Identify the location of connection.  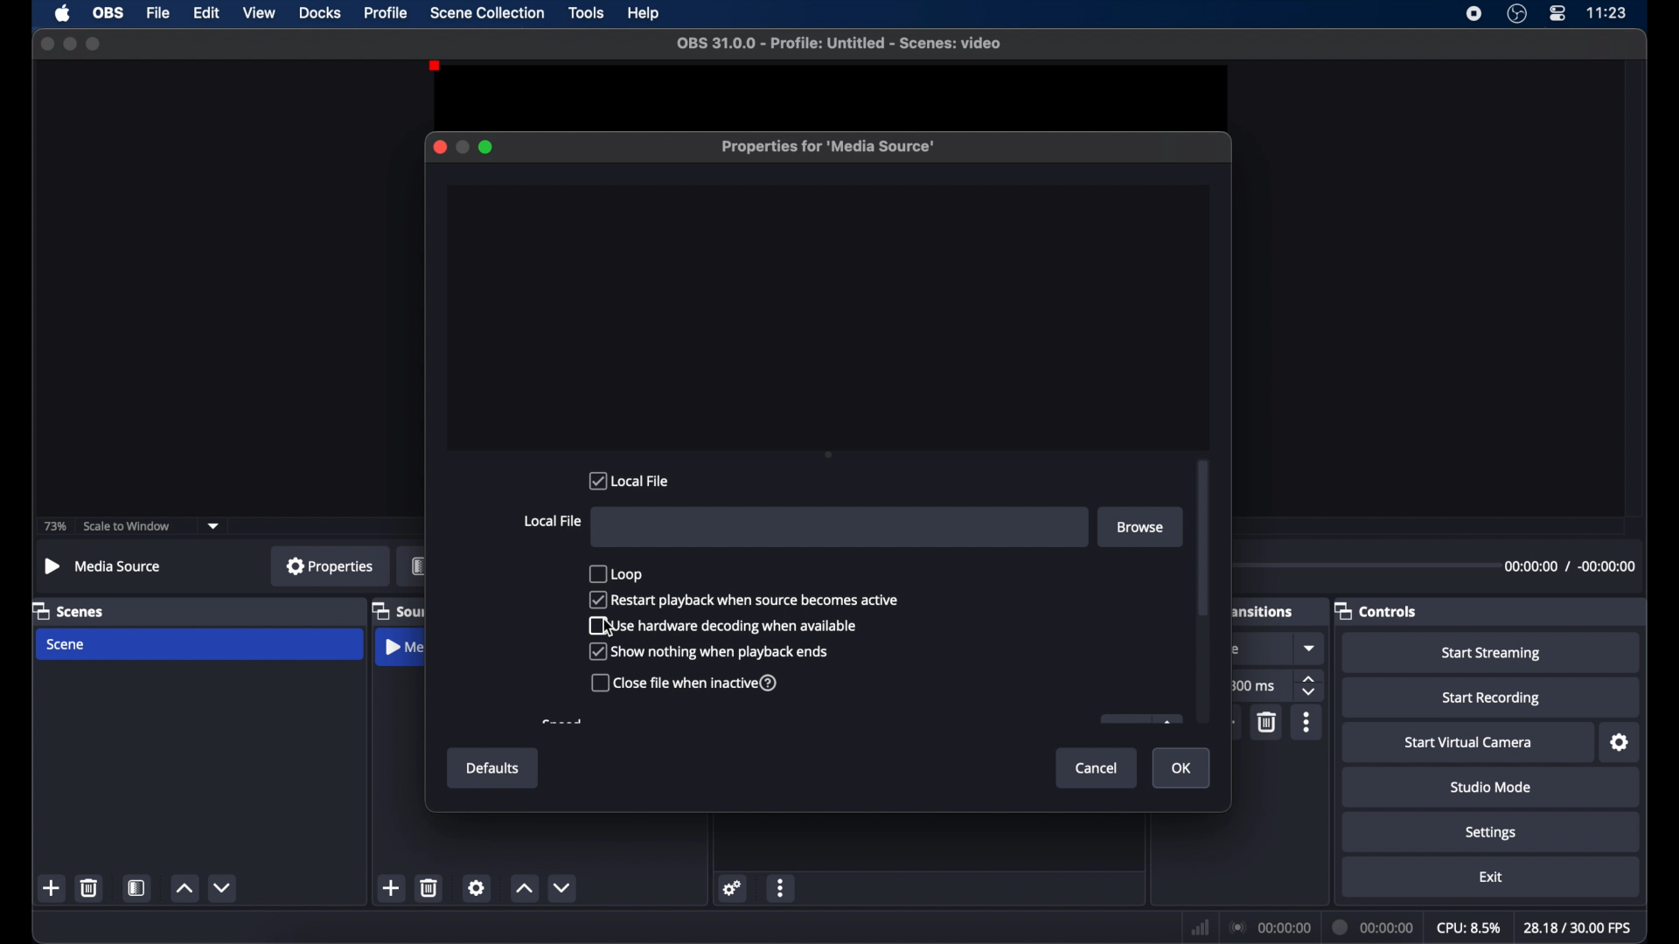
(1271, 927).